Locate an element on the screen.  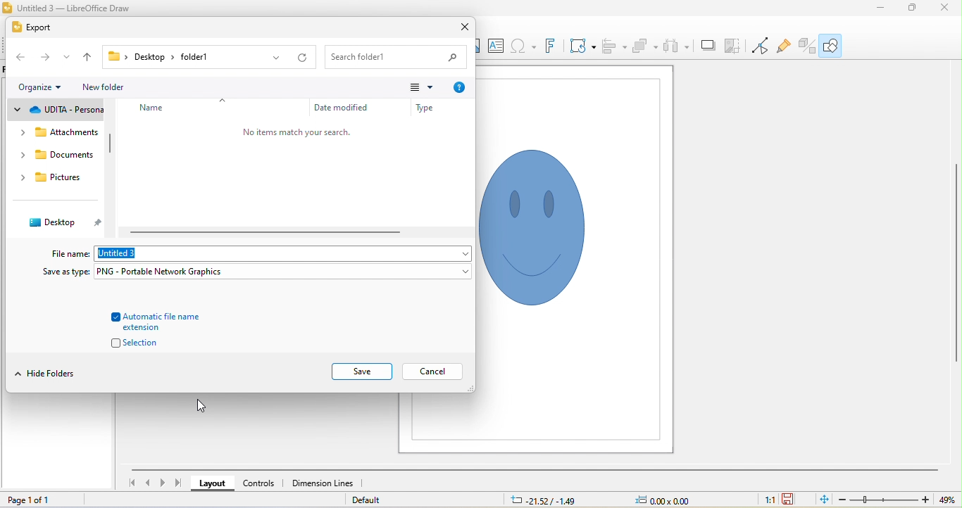
no items match your search is located at coordinates (299, 132).